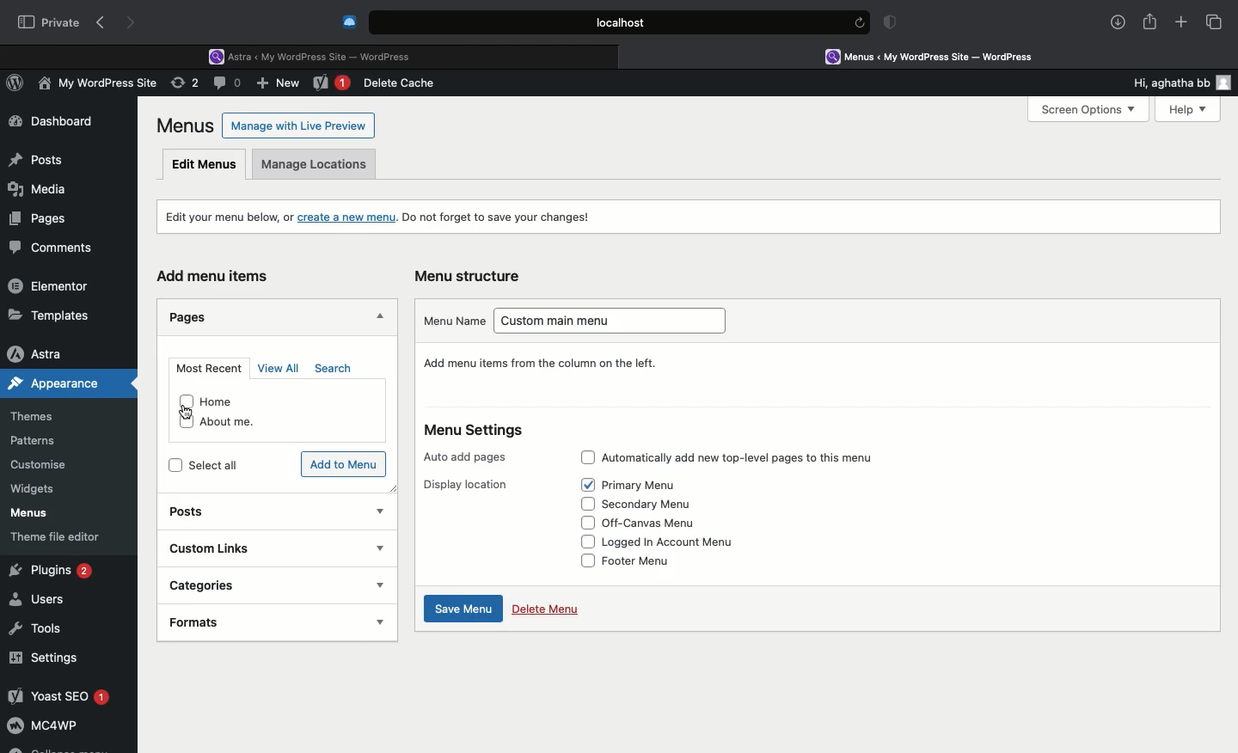 Image resolution: width=1238 pixels, height=753 pixels. What do you see at coordinates (1181, 25) in the screenshot?
I see `Add new tab` at bounding box center [1181, 25].